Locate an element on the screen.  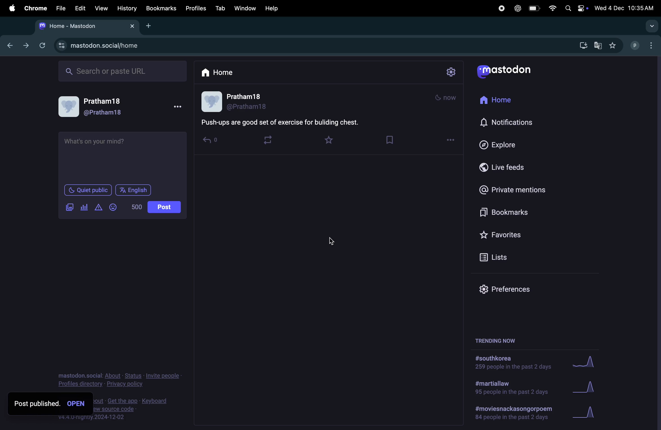
options is located at coordinates (451, 140).